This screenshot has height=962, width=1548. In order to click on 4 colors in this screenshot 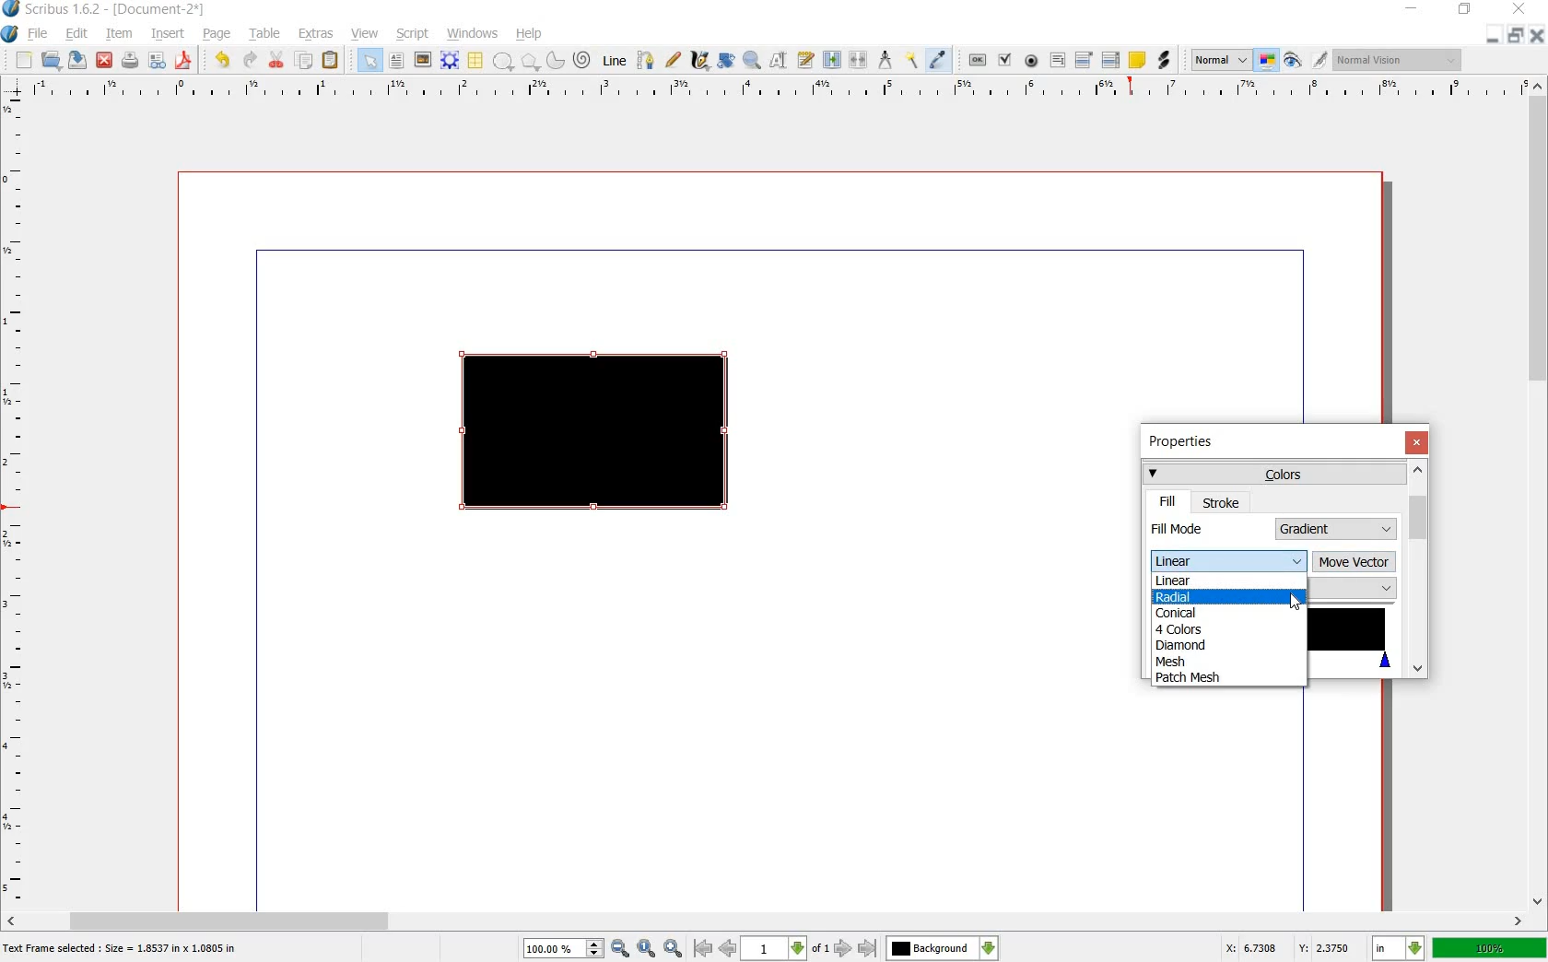, I will do `click(1181, 628)`.